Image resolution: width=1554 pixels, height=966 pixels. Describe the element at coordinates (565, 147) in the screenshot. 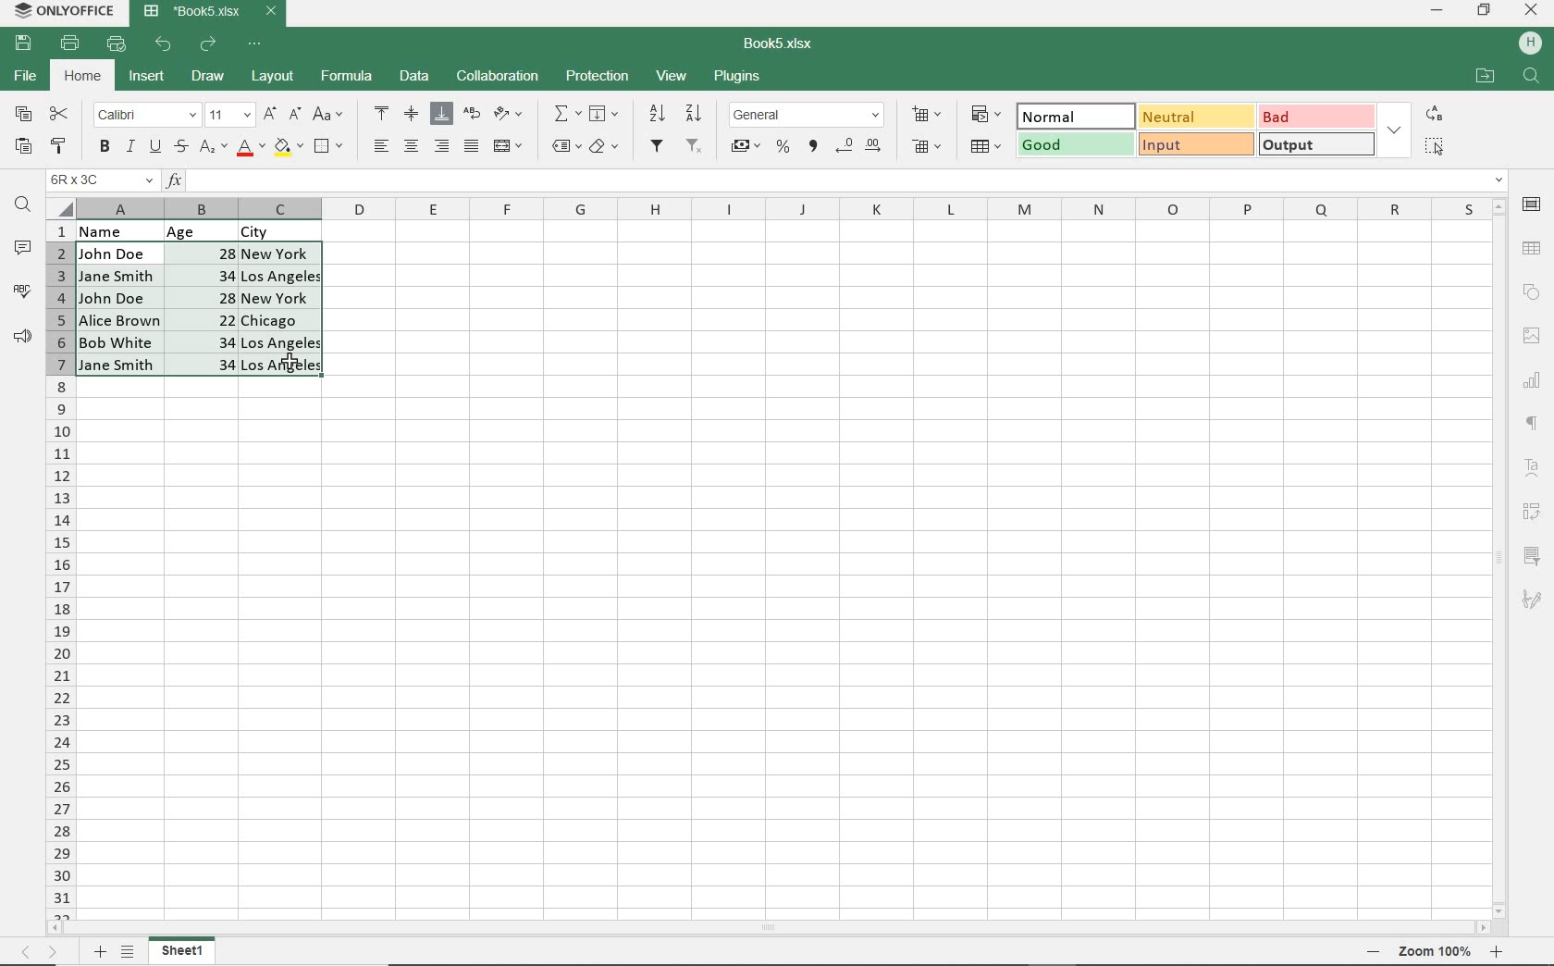

I see `NAMED RANGES` at that location.